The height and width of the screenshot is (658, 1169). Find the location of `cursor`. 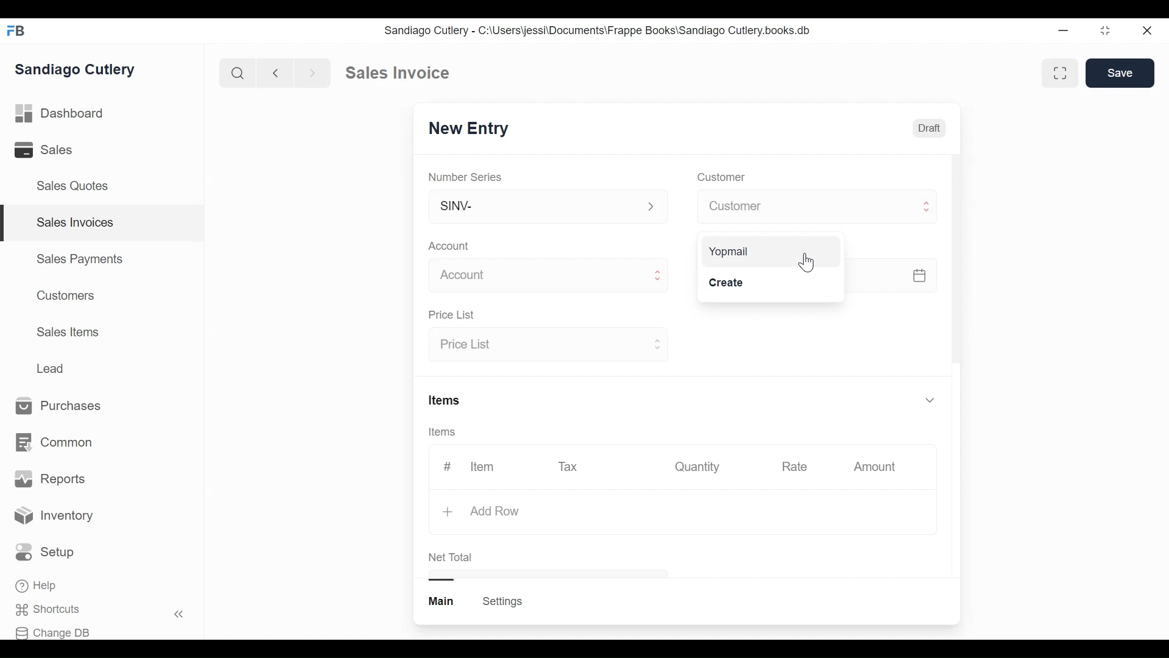

cursor is located at coordinates (806, 263).